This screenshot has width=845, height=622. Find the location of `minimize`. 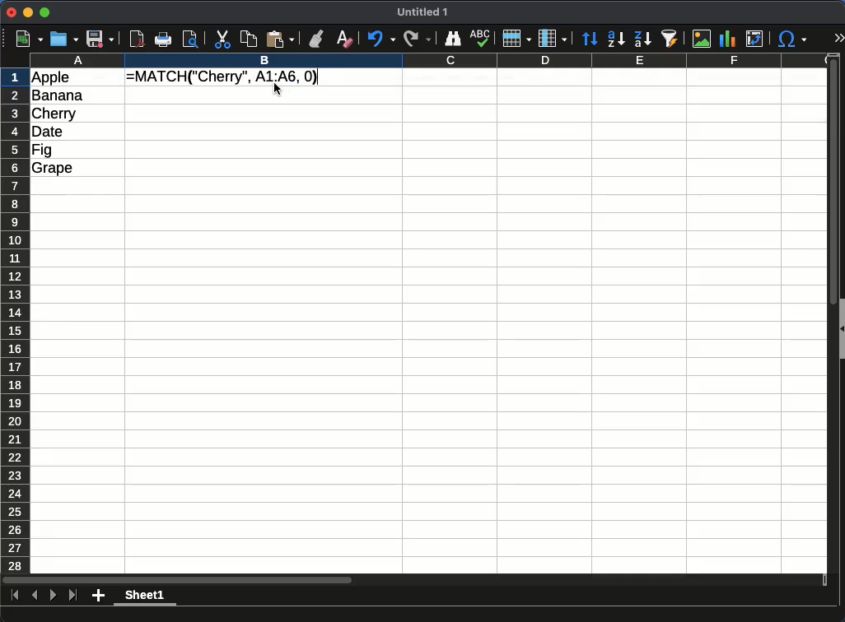

minimize is located at coordinates (29, 12).